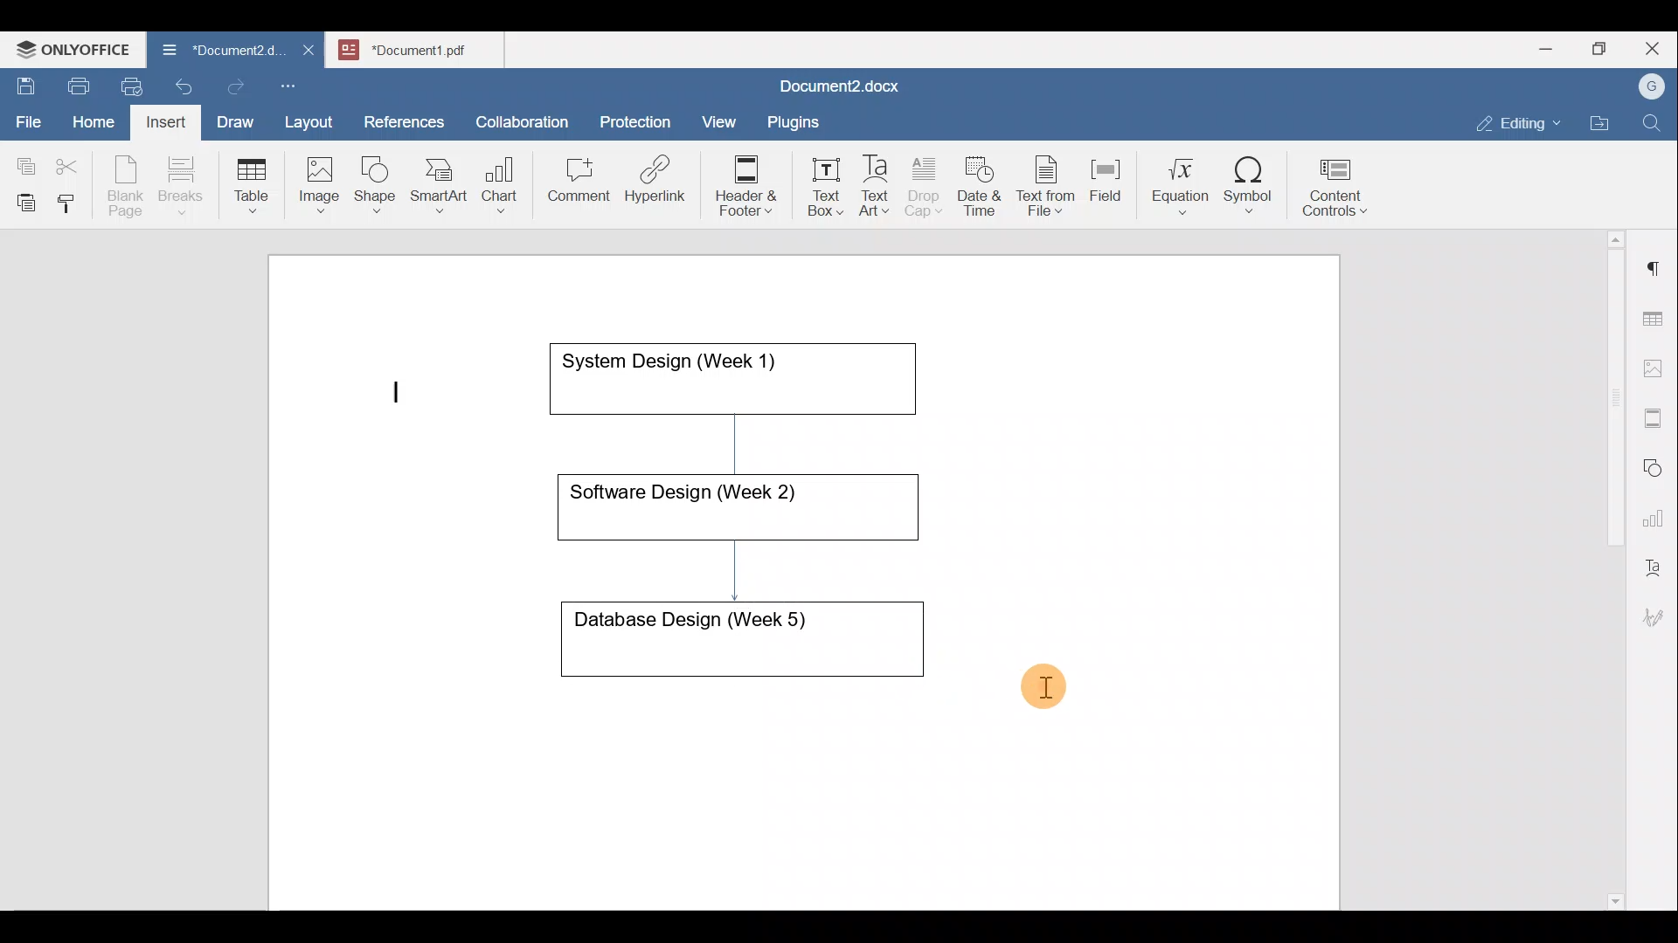 The height and width of the screenshot is (943, 1678). Describe the element at coordinates (1656, 465) in the screenshot. I see `Shapes settings` at that location.